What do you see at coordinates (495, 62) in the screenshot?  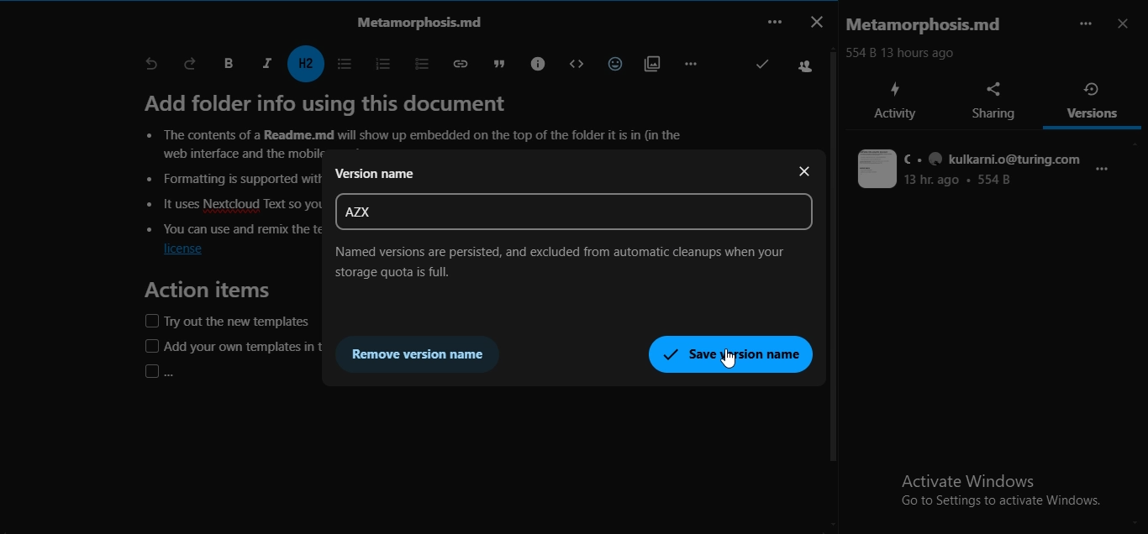 I see `blockquote` at bounding box center [495, 62].